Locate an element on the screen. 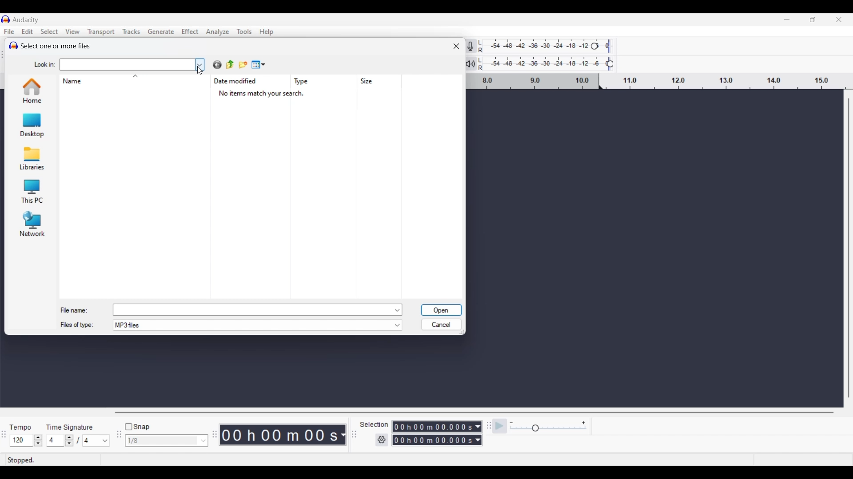 The image size is (853, 479). Min. playback speed is located at coordinates (511, 423).